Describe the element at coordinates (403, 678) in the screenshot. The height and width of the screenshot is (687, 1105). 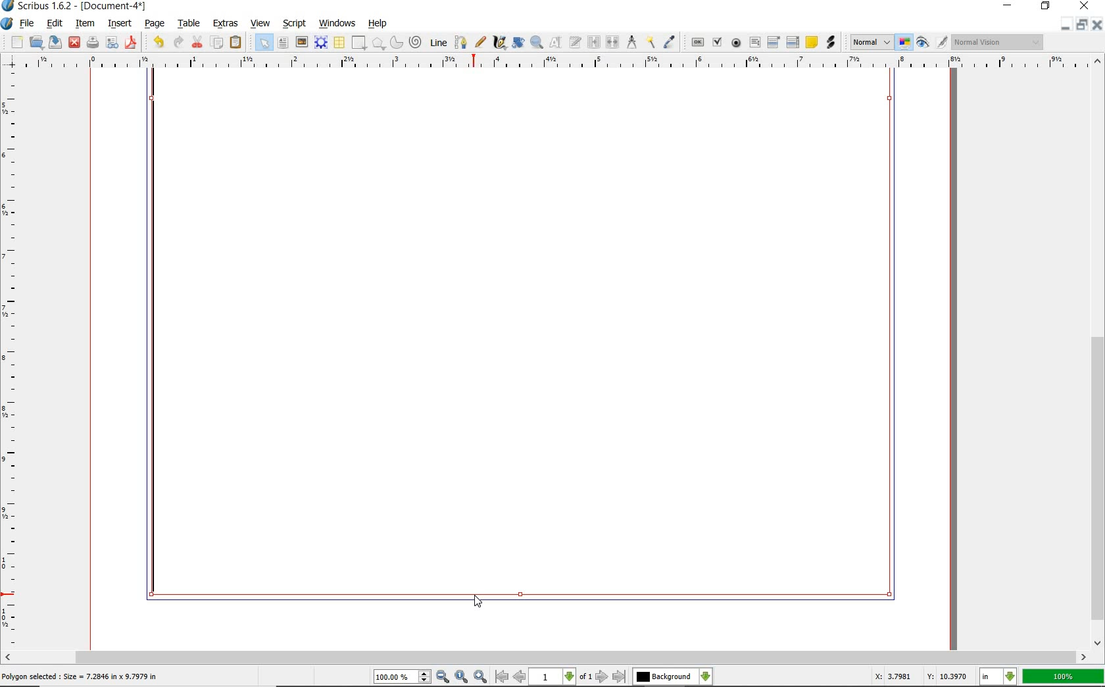
I see `100.00%` at that location.